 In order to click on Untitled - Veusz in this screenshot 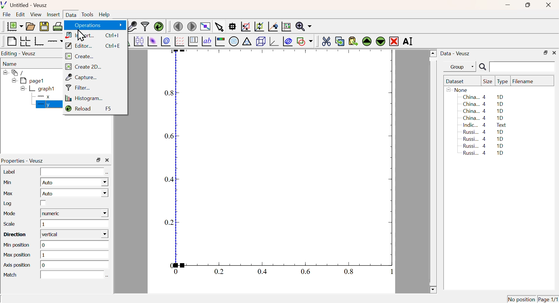, I will do `click(26, 6)`.